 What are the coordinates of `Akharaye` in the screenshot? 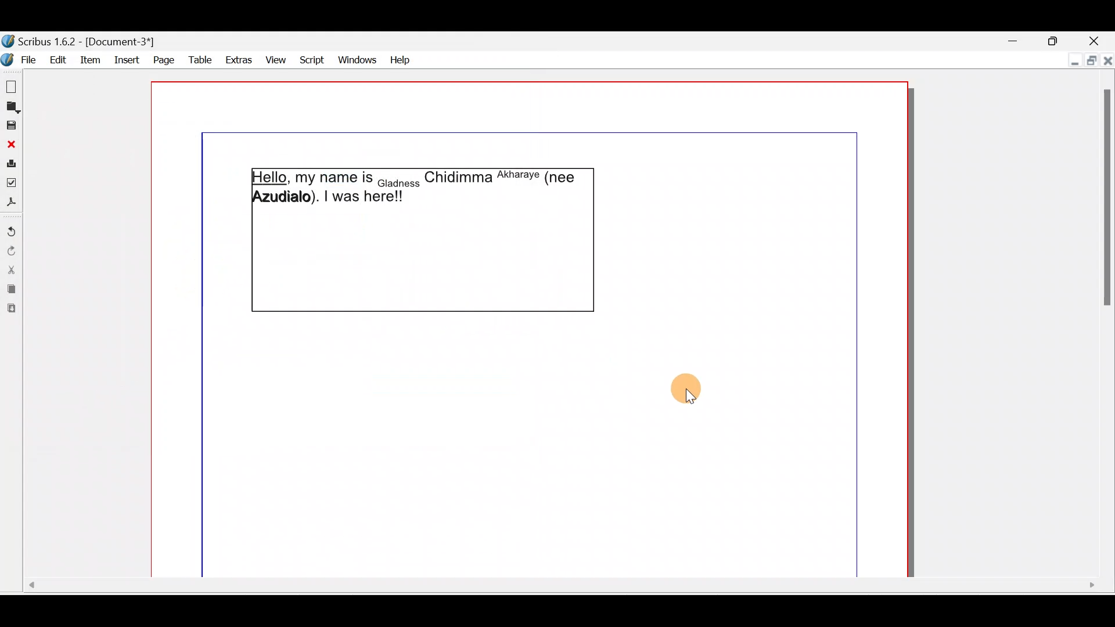 It's located at (517, 176).